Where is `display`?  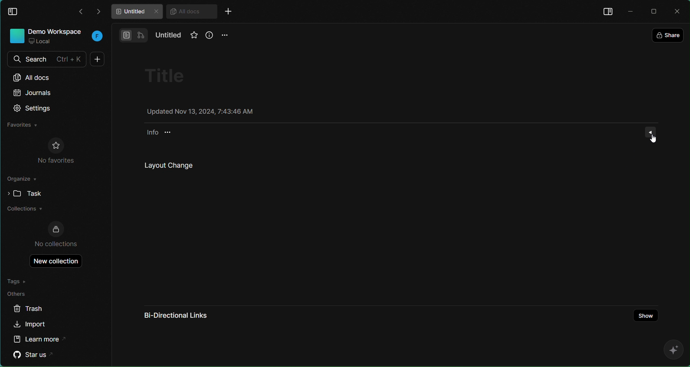
display is located at coordinates (607, 11).